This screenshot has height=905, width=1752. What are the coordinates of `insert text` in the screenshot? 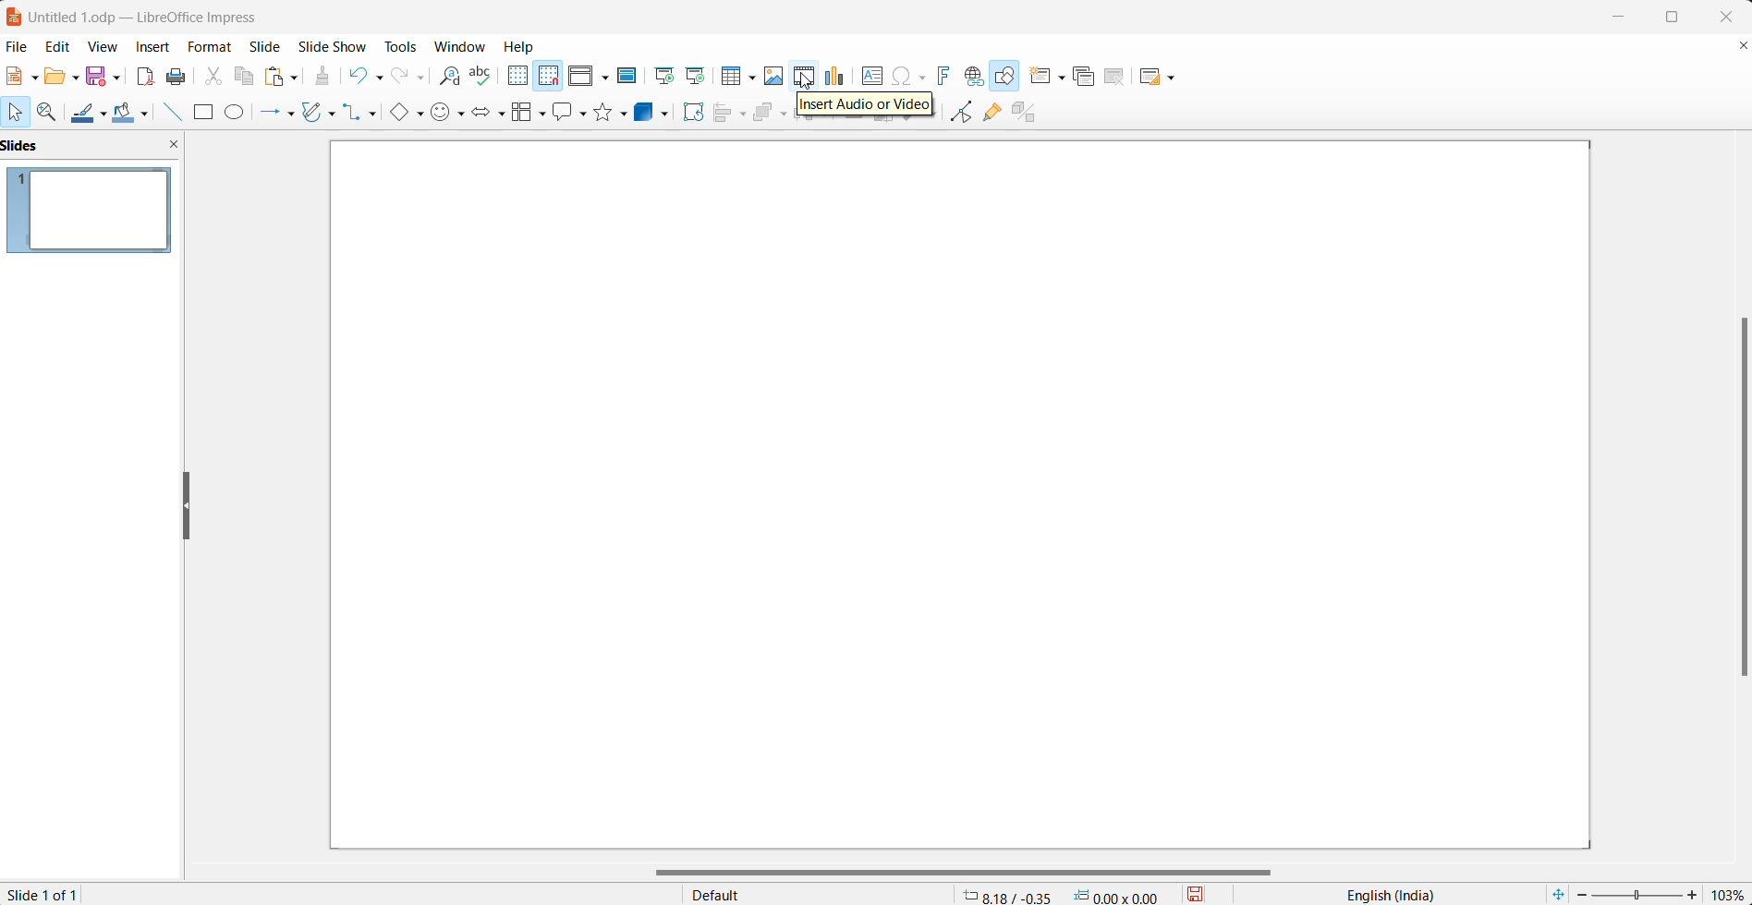 It's located at (873, 75).